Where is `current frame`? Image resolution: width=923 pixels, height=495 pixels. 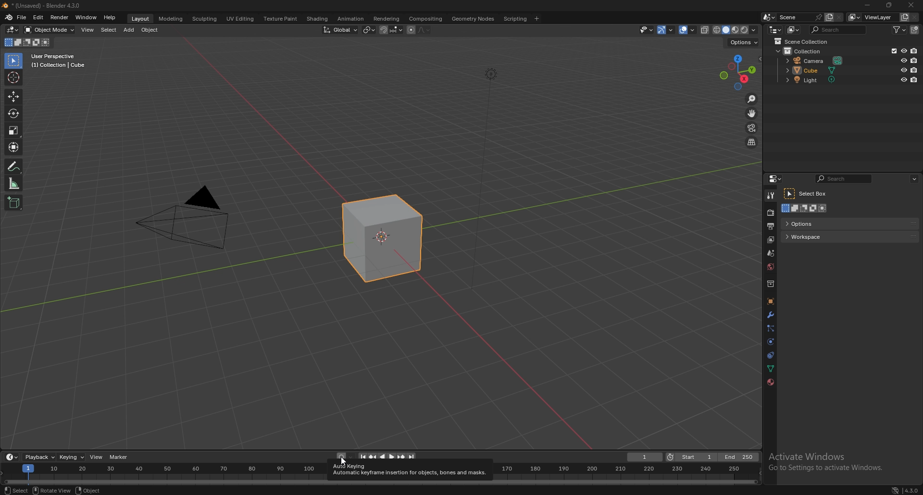 current frame is located at coordinates (645, 457).